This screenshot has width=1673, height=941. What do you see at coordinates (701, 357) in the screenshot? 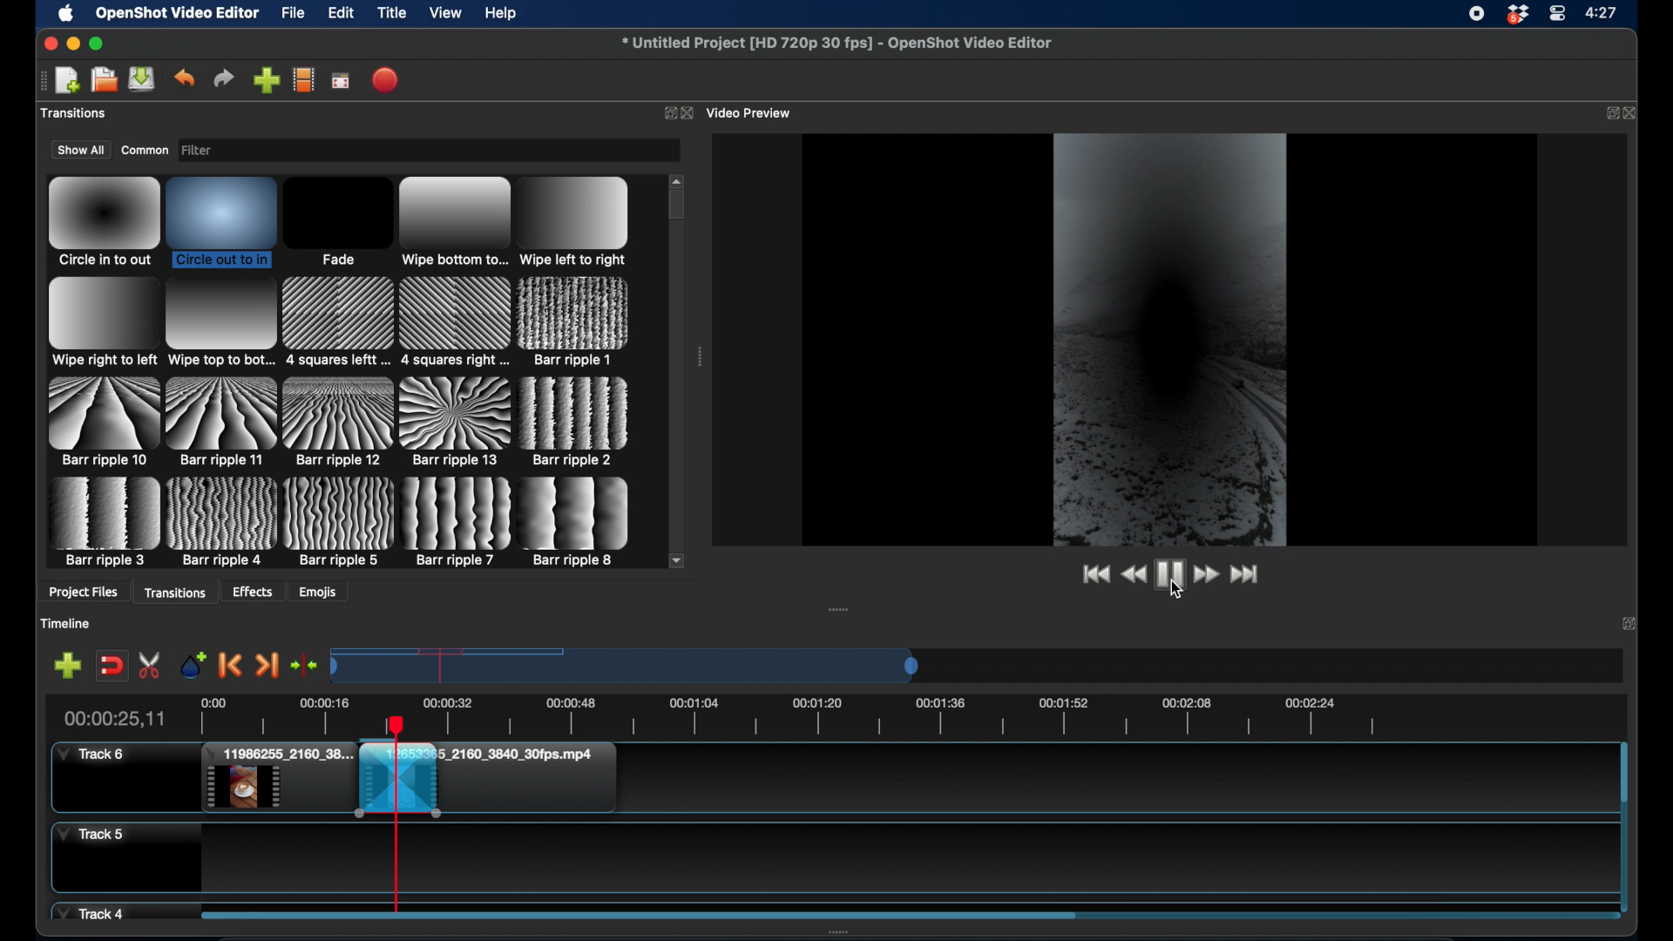
I see `drag handle` at bounding box center [701, 357].